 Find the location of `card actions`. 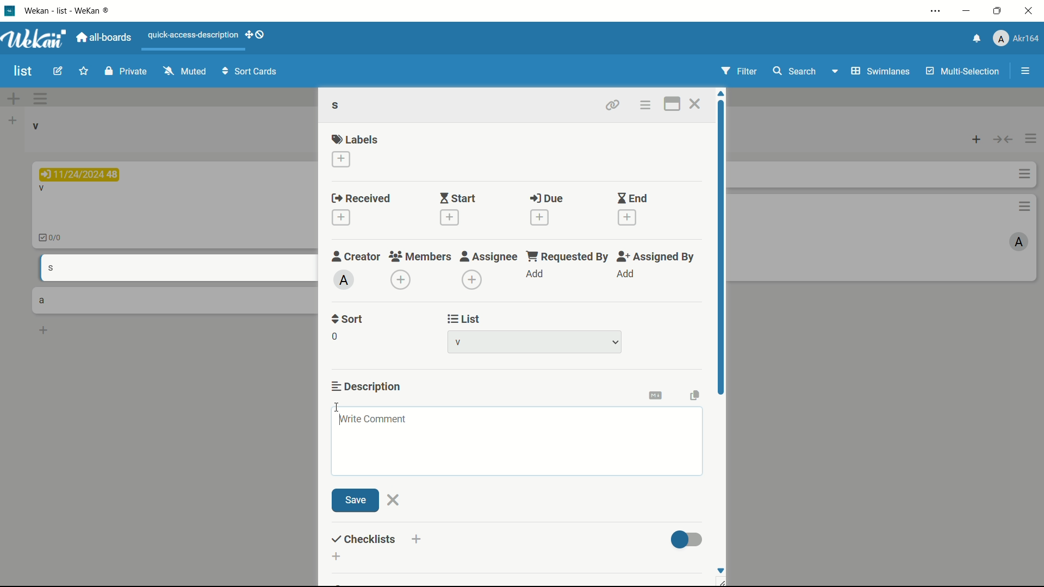

card actions is located at coordinates (644, 105).